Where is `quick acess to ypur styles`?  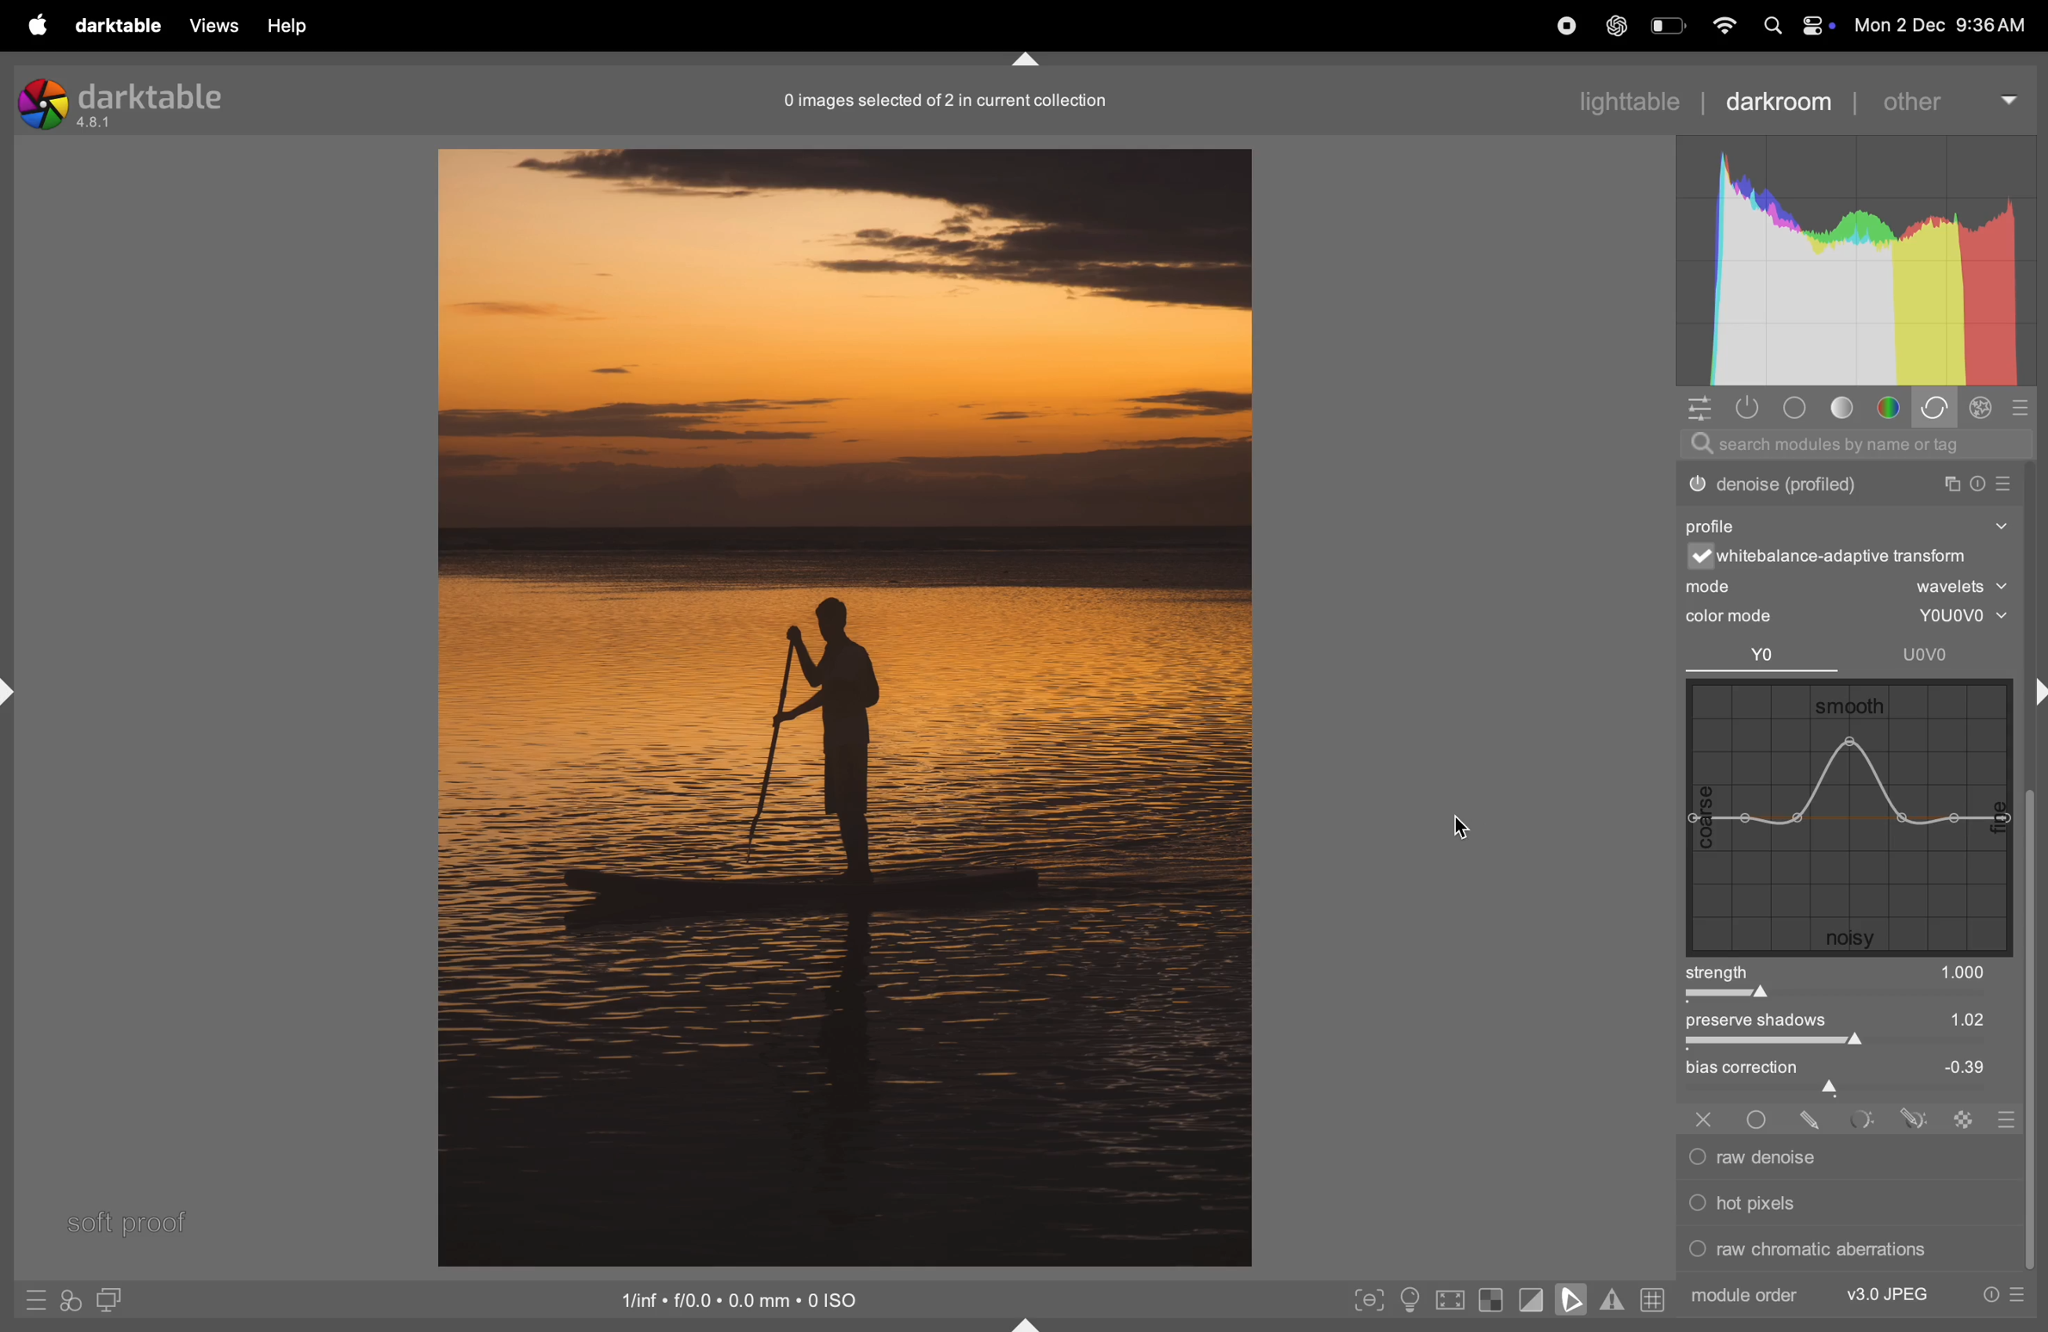
quick acess to ypur styles is located at coordinates (70, 1303).